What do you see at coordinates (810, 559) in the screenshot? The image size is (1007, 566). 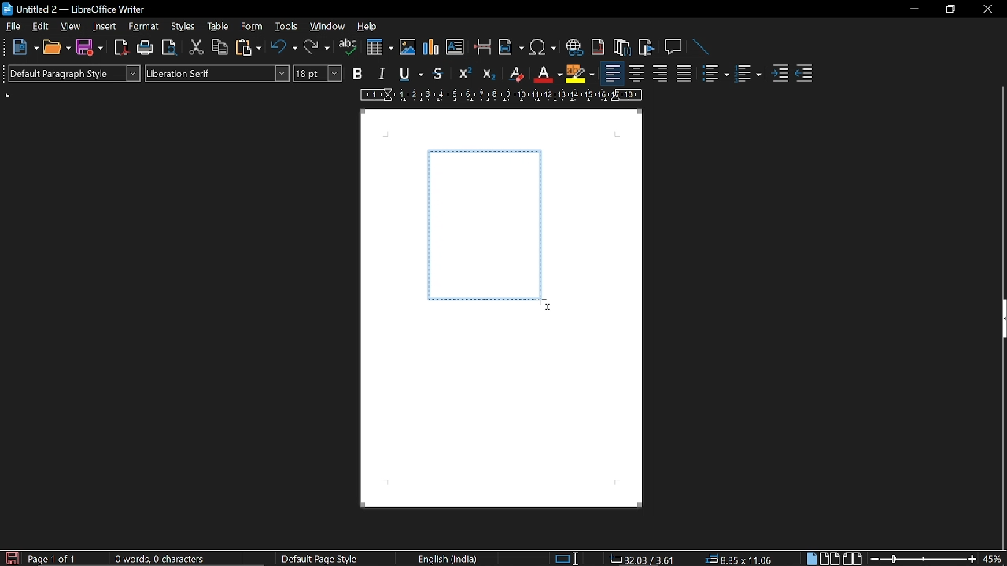 I see `single page view` at bounding box center [810, 559].